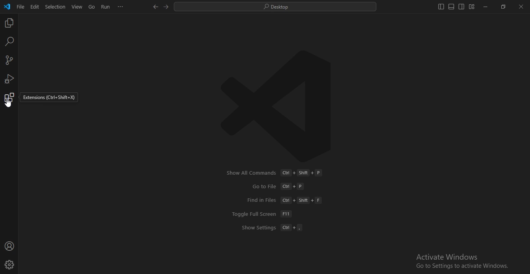  I want to click on go, so click(90, 7).